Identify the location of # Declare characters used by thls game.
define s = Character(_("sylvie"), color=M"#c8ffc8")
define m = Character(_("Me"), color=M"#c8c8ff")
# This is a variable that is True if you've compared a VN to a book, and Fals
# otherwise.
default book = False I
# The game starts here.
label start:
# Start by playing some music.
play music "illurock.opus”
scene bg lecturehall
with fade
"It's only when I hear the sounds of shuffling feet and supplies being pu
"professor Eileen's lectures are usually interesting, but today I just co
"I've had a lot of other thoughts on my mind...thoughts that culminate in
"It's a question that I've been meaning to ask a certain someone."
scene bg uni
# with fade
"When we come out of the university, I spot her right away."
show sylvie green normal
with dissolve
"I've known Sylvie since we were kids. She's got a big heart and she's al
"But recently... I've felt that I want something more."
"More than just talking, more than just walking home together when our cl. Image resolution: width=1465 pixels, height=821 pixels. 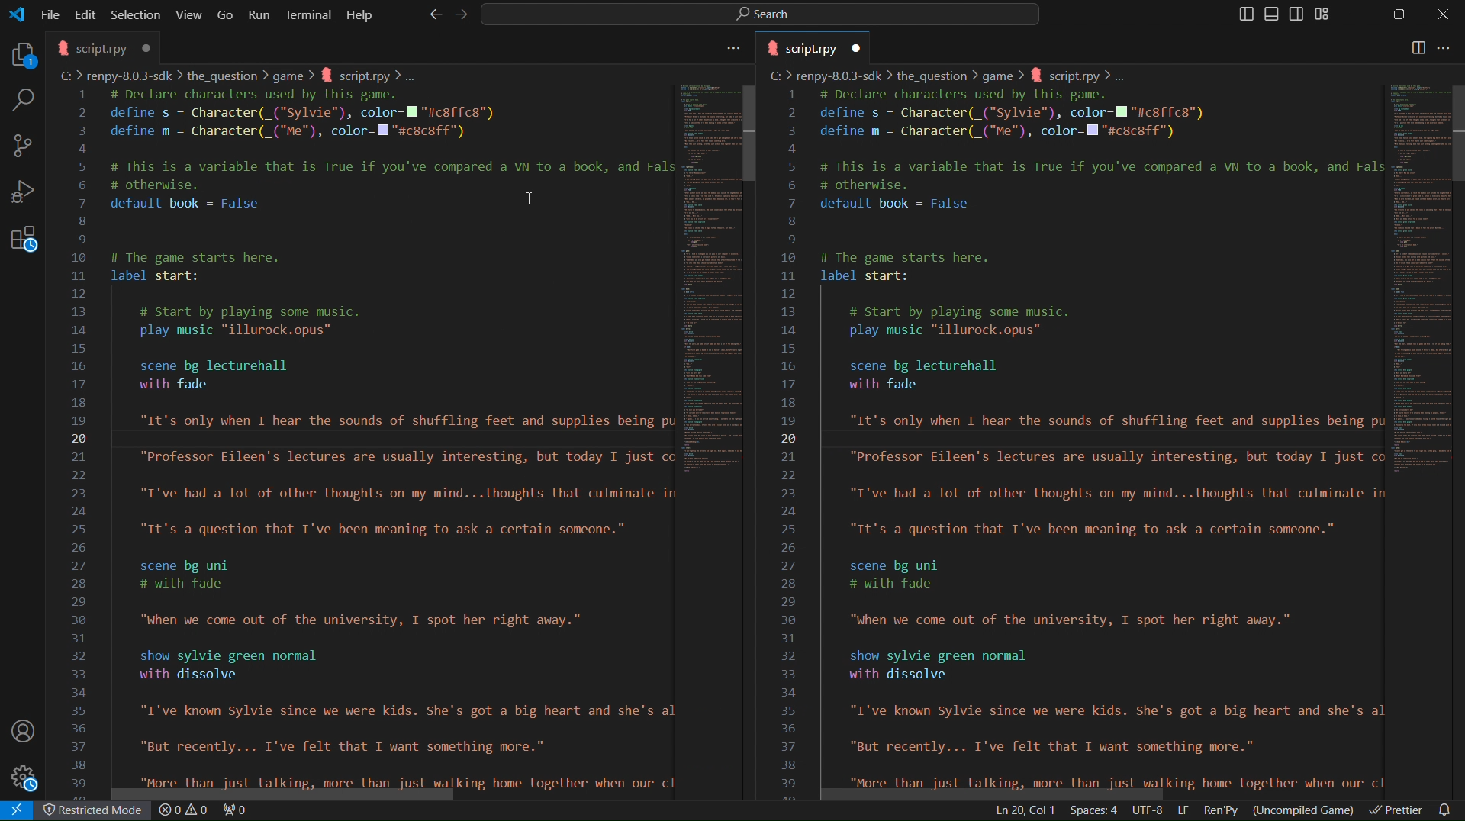
(384, 437).